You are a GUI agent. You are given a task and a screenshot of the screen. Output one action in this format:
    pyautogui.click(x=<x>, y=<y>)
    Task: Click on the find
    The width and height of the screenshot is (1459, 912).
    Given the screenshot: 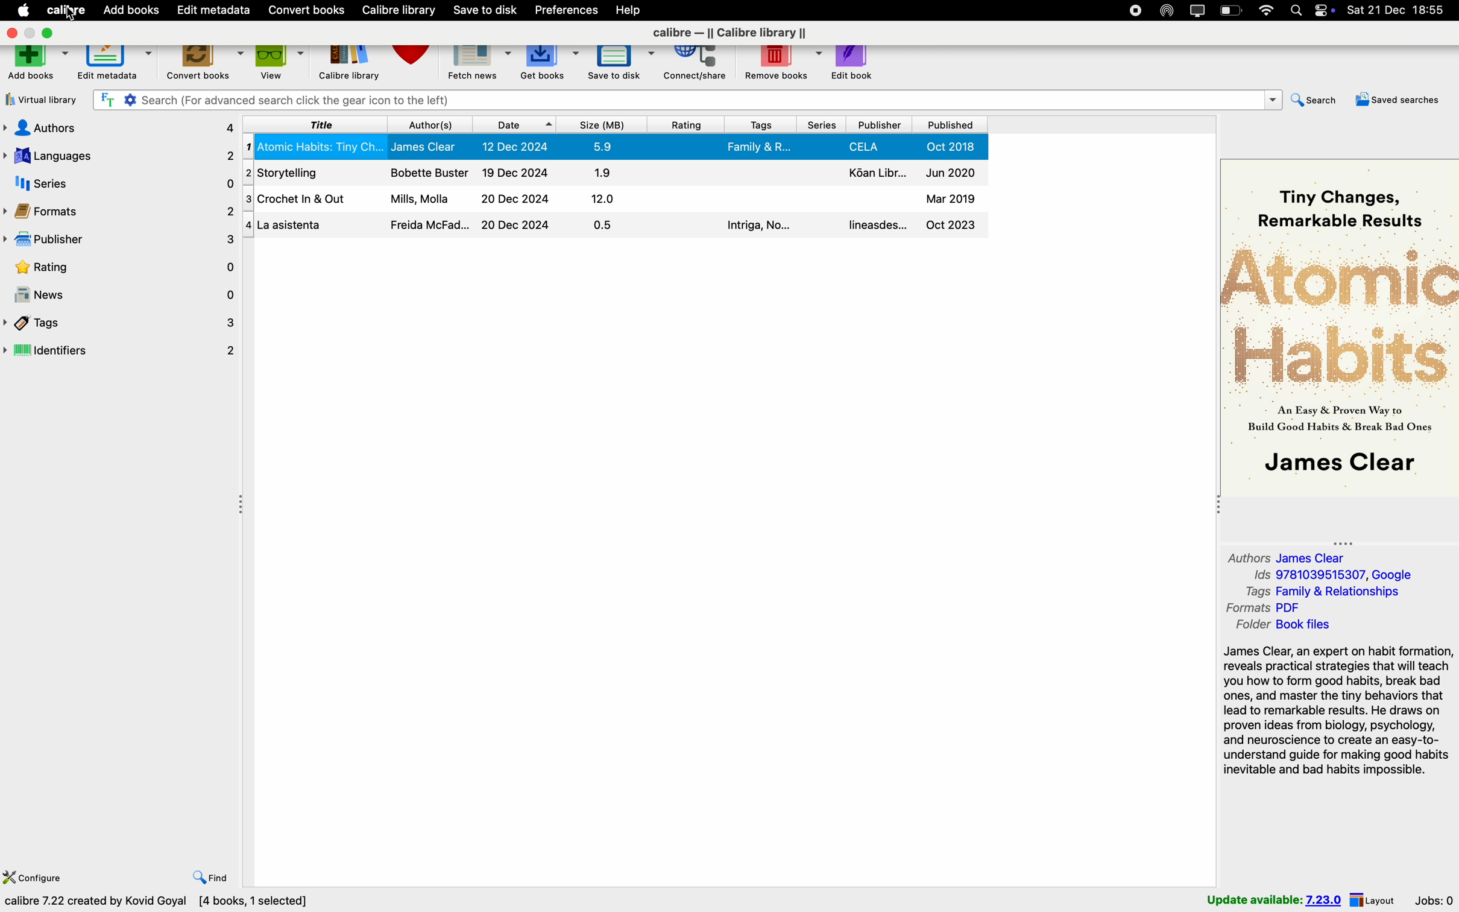 What is the action you would take?
    pyautogui.click(x=212, y=877)
    